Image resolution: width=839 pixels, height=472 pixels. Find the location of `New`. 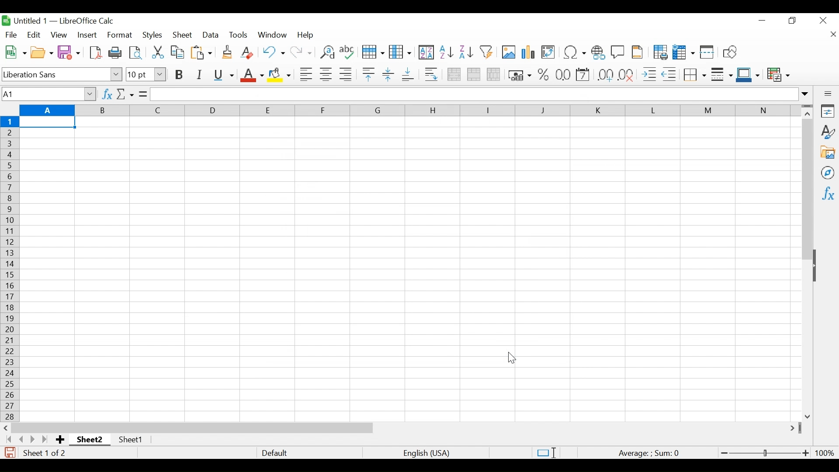

New is located at coordinates (15, 52).